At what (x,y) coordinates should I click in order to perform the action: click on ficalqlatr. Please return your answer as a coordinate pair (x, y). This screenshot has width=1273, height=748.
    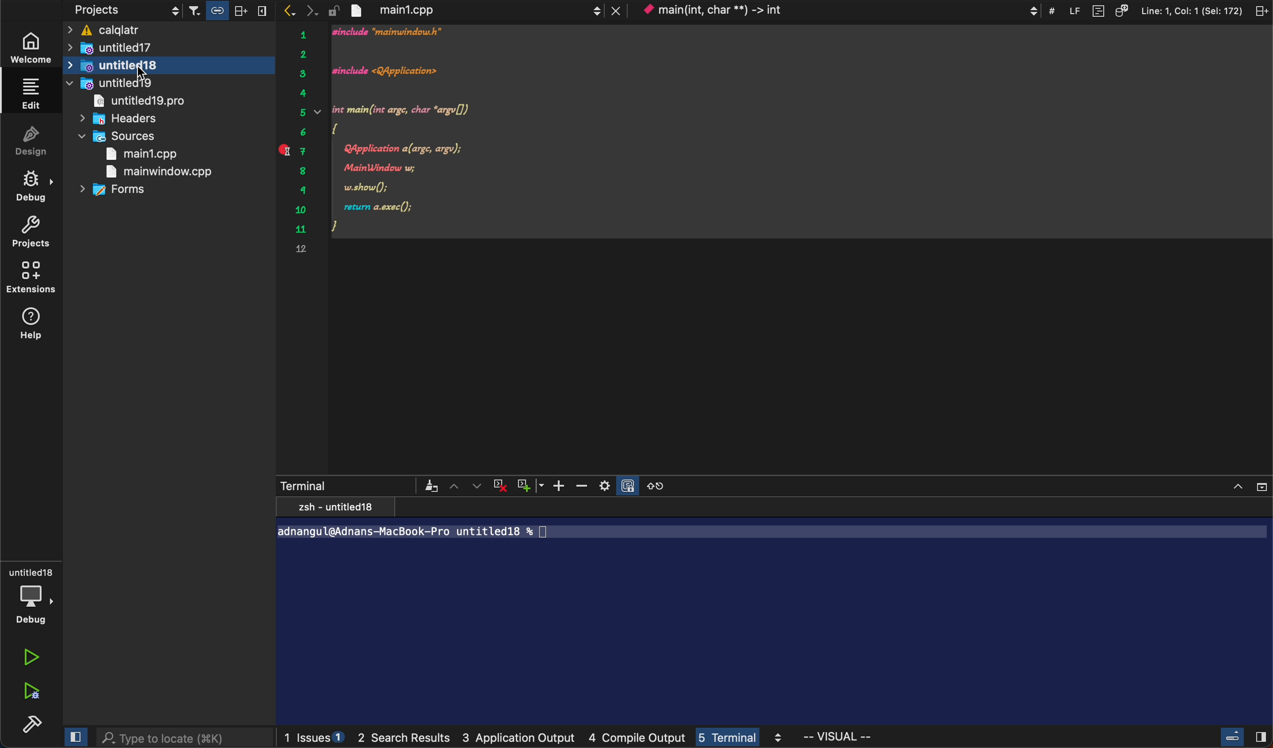
    Looking at the image, I should click on (167, 29).